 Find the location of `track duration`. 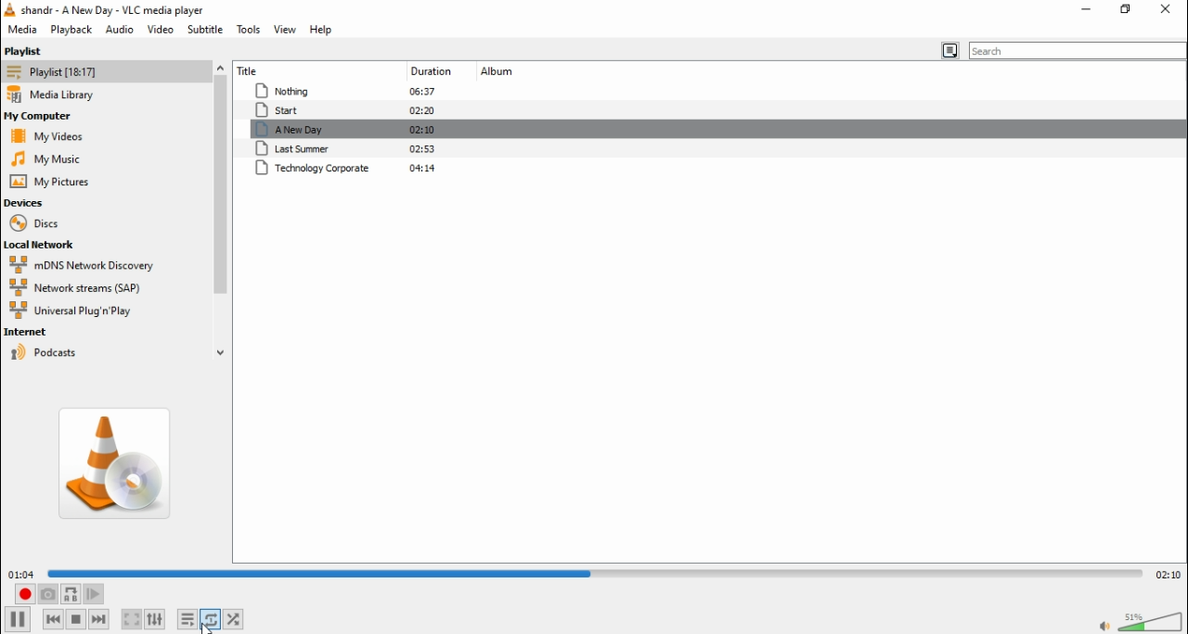

track duration is located at coordinates (427, 71).